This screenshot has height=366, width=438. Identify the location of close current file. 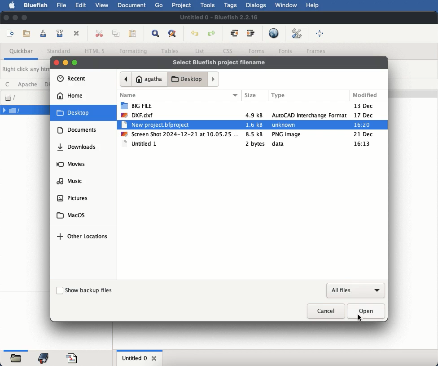
(77, 34).